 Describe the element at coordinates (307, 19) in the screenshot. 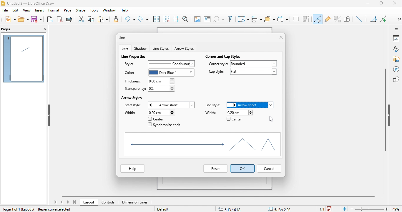

I see `crop image` at that location.